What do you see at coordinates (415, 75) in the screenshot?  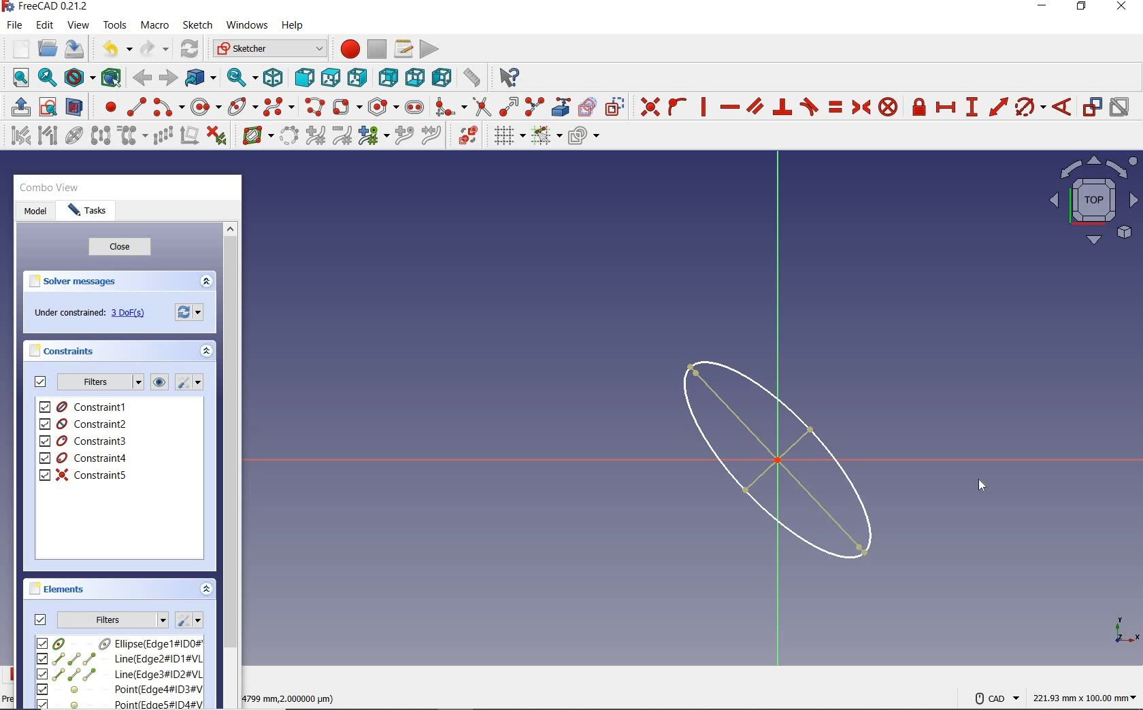 I see `bottom` at bounding box center [415, 75].